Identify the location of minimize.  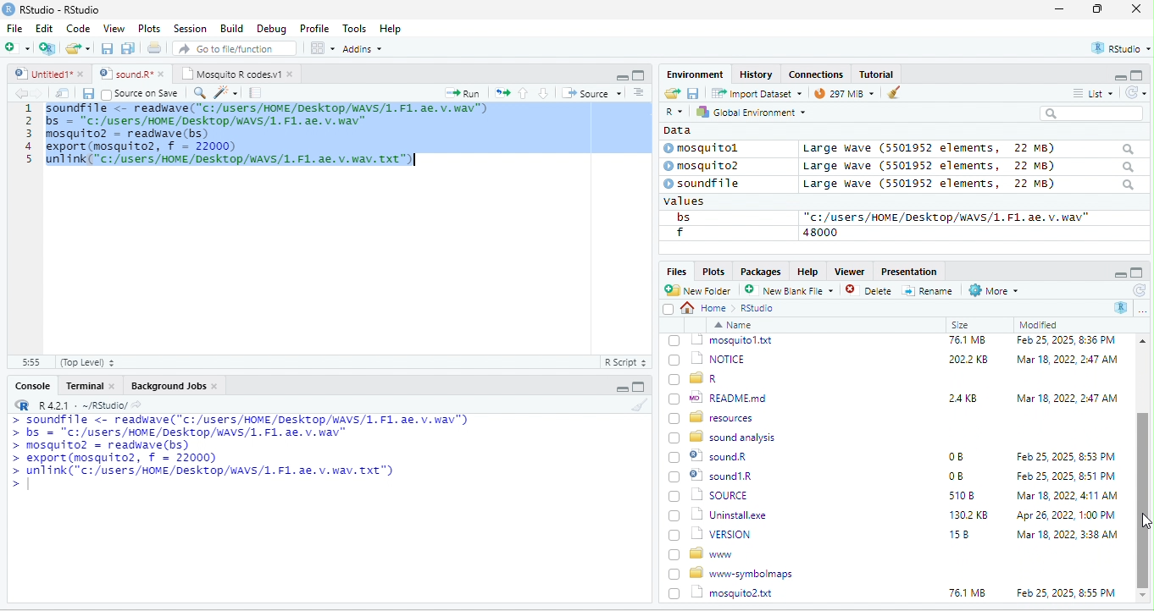
(1118, 273).